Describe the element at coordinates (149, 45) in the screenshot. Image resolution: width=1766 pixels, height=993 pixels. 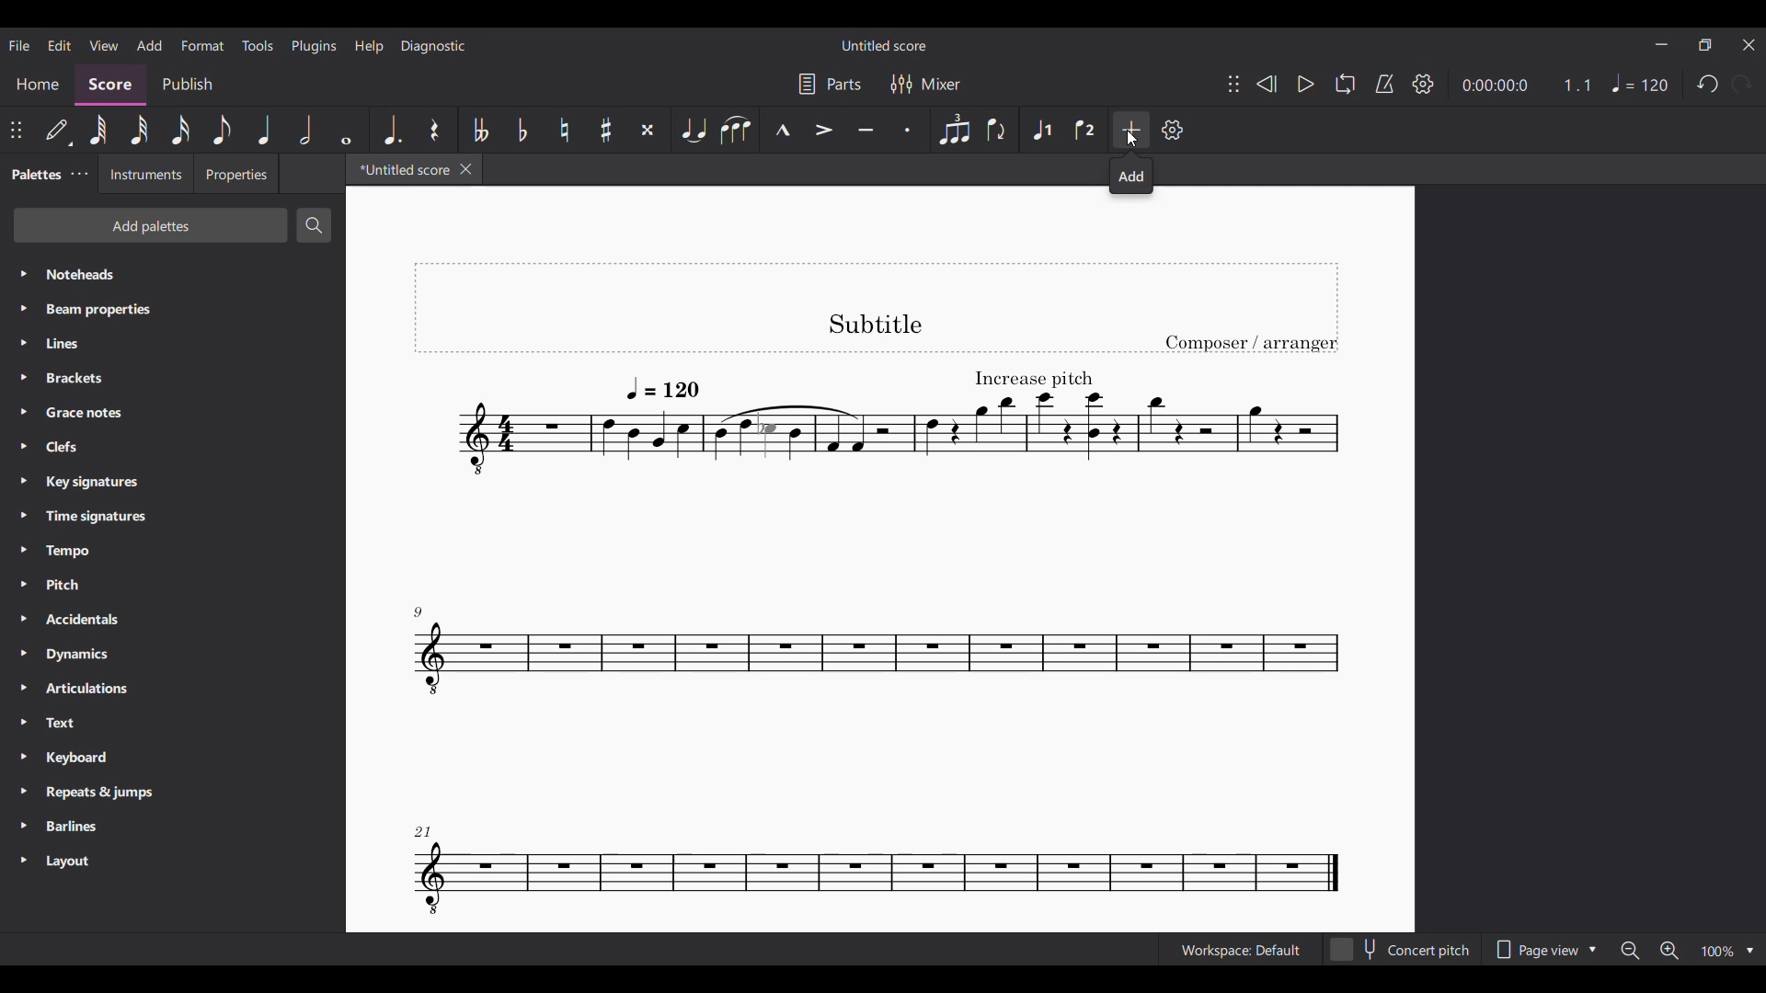
I see `Add menu` at that location.